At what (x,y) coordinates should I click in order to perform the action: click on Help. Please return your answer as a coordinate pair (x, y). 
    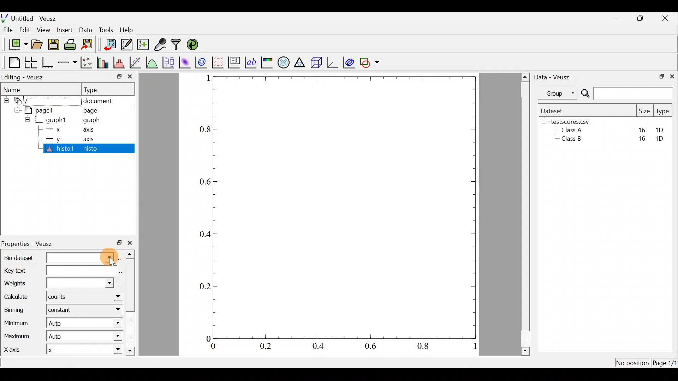
    Looking at the image, I should click on (129, 30).